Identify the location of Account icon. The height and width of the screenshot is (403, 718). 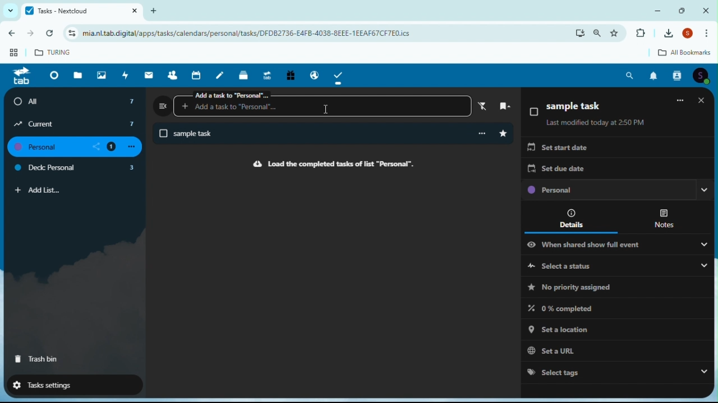
(690, 34).